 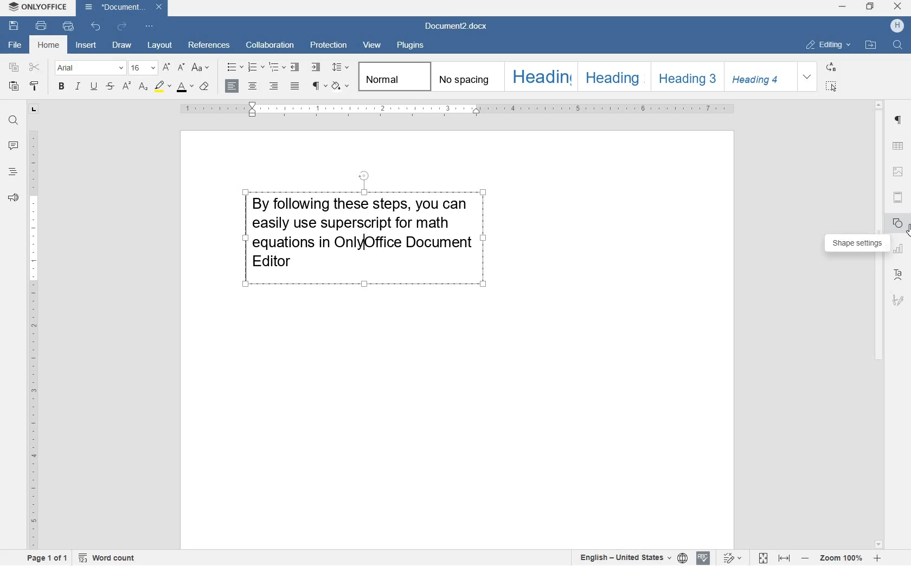 I want to click on increment font size, so click(x=165, y=68).